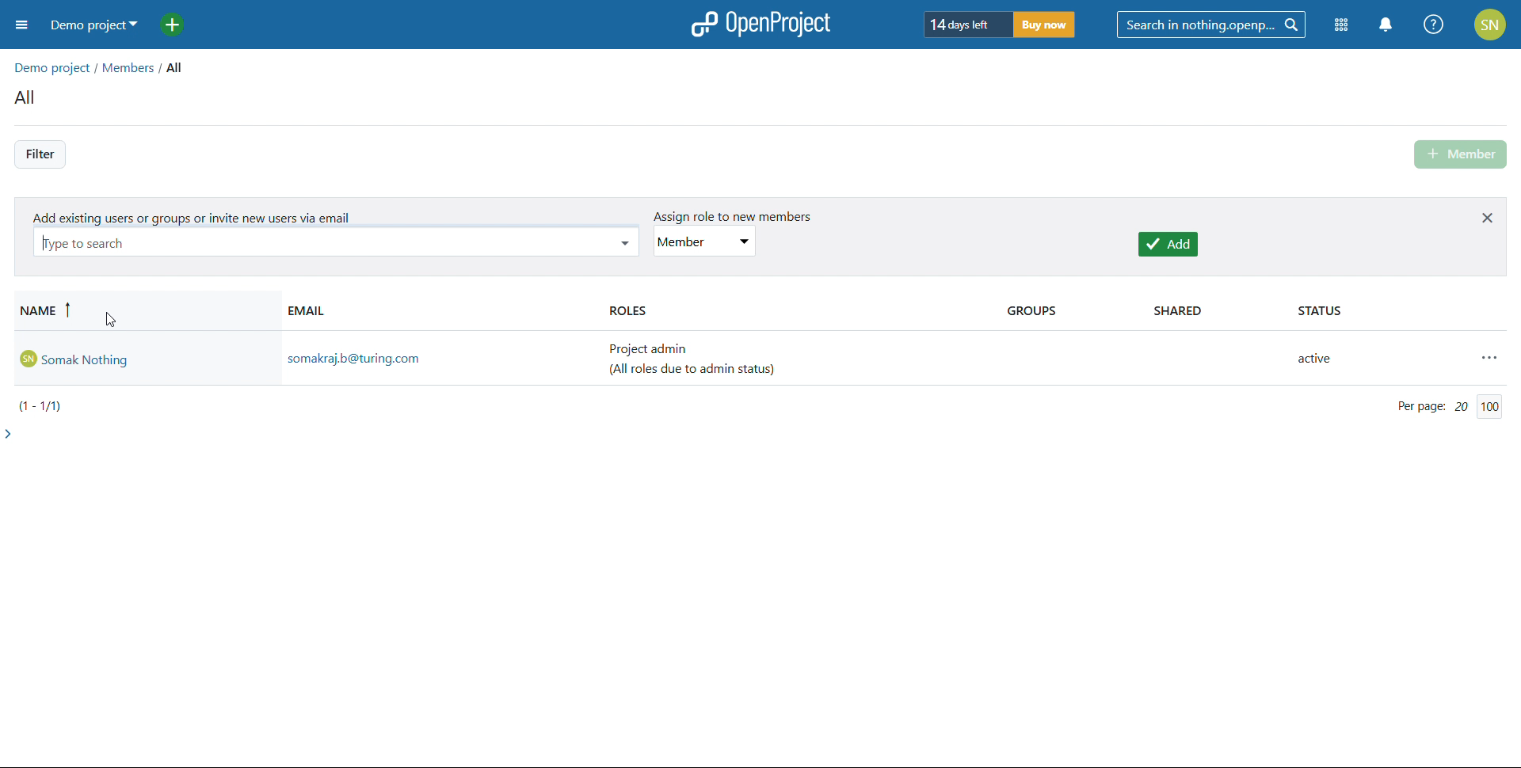 This screenshot has width=1521, height=768. Describe the element at coordinates (1062, 311) in the screenshot. I see `groups` at that location.